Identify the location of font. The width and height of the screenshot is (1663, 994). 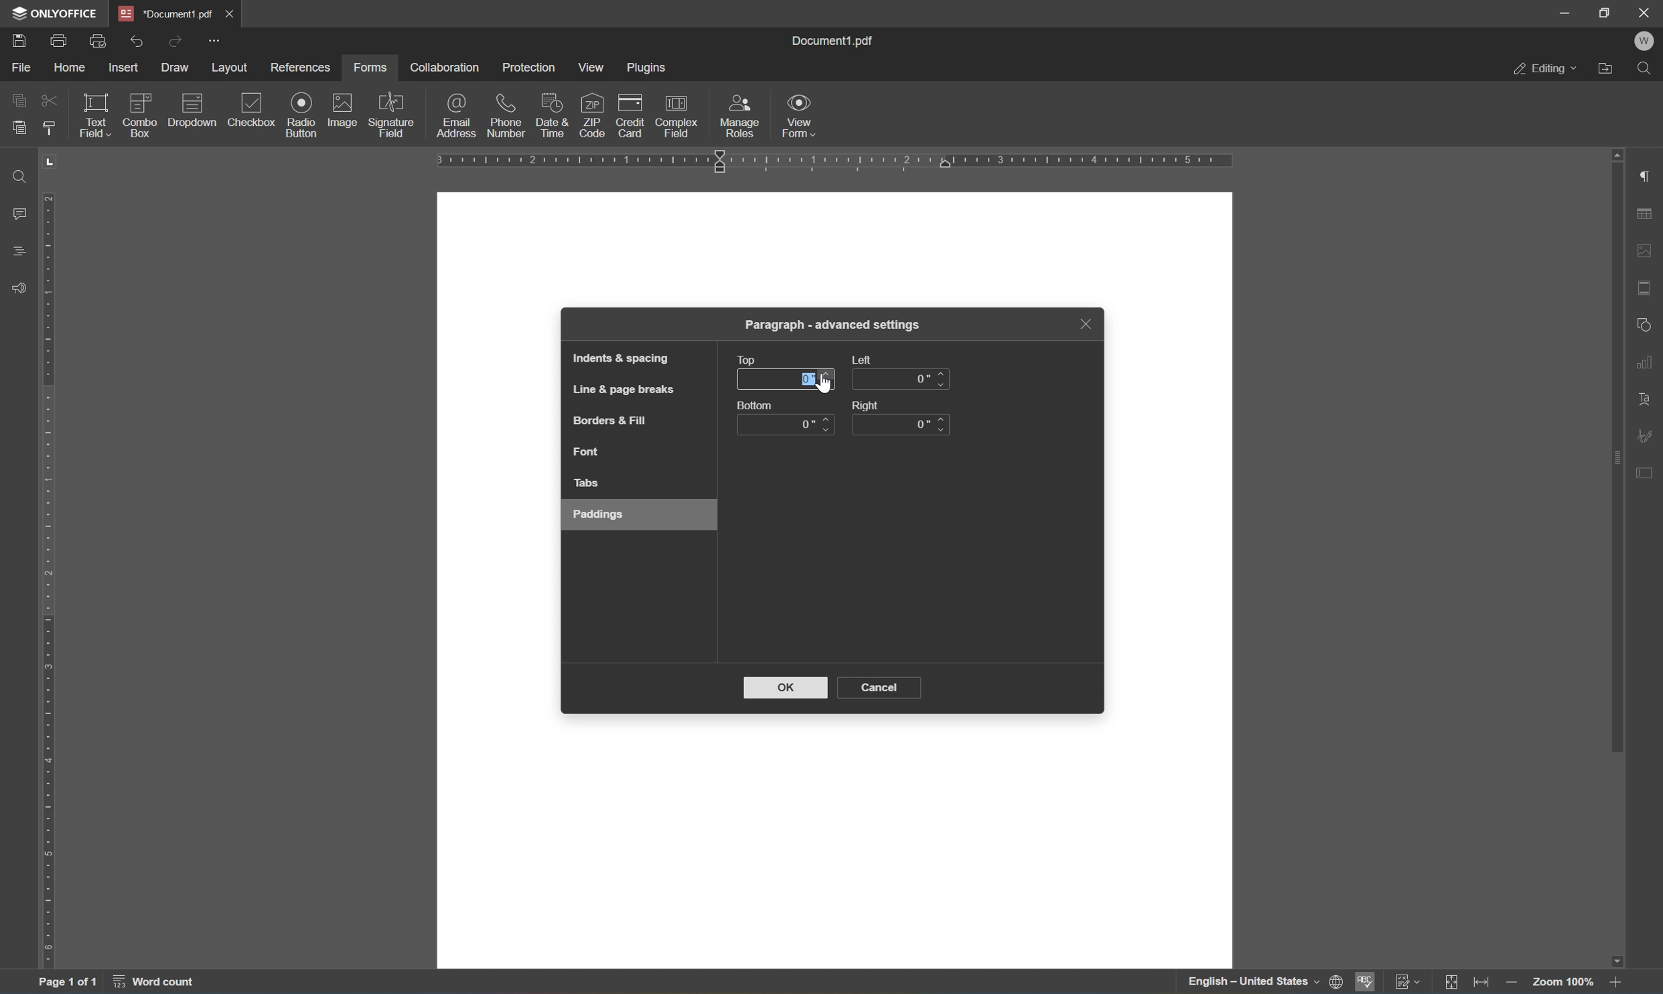
(589, 451).